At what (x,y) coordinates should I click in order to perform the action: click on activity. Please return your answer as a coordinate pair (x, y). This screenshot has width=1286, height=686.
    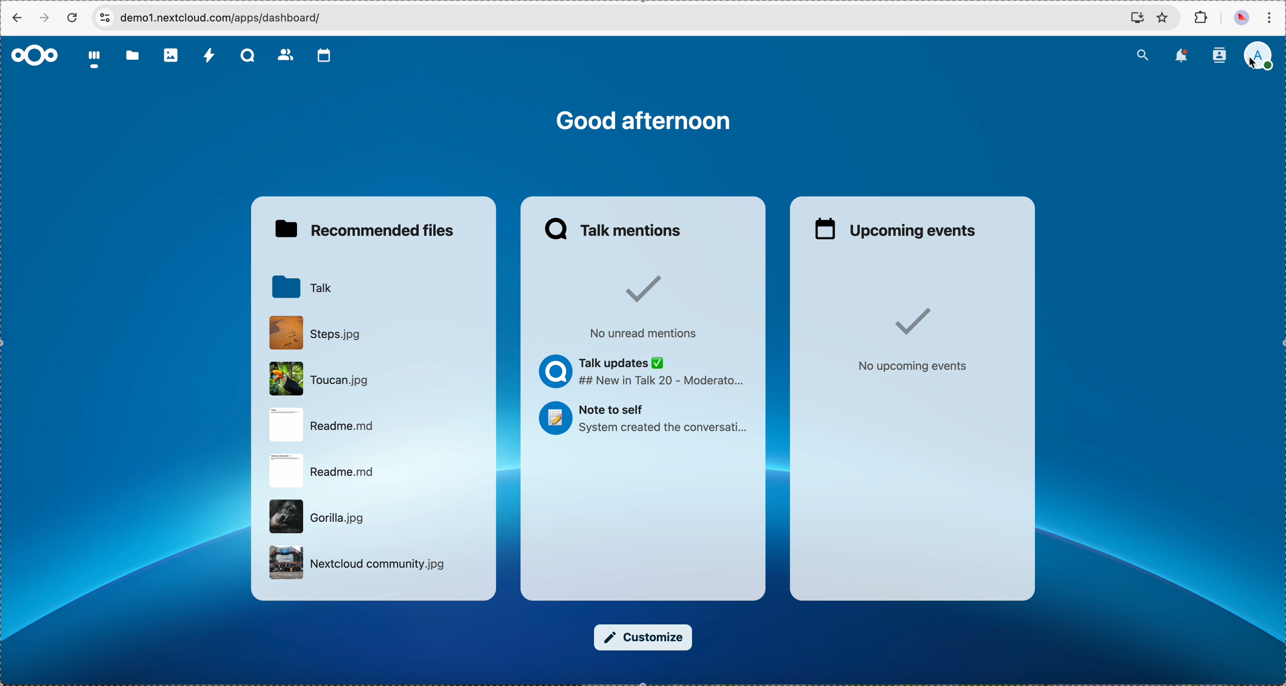
    Looking at the image, I should click on (210, 56).